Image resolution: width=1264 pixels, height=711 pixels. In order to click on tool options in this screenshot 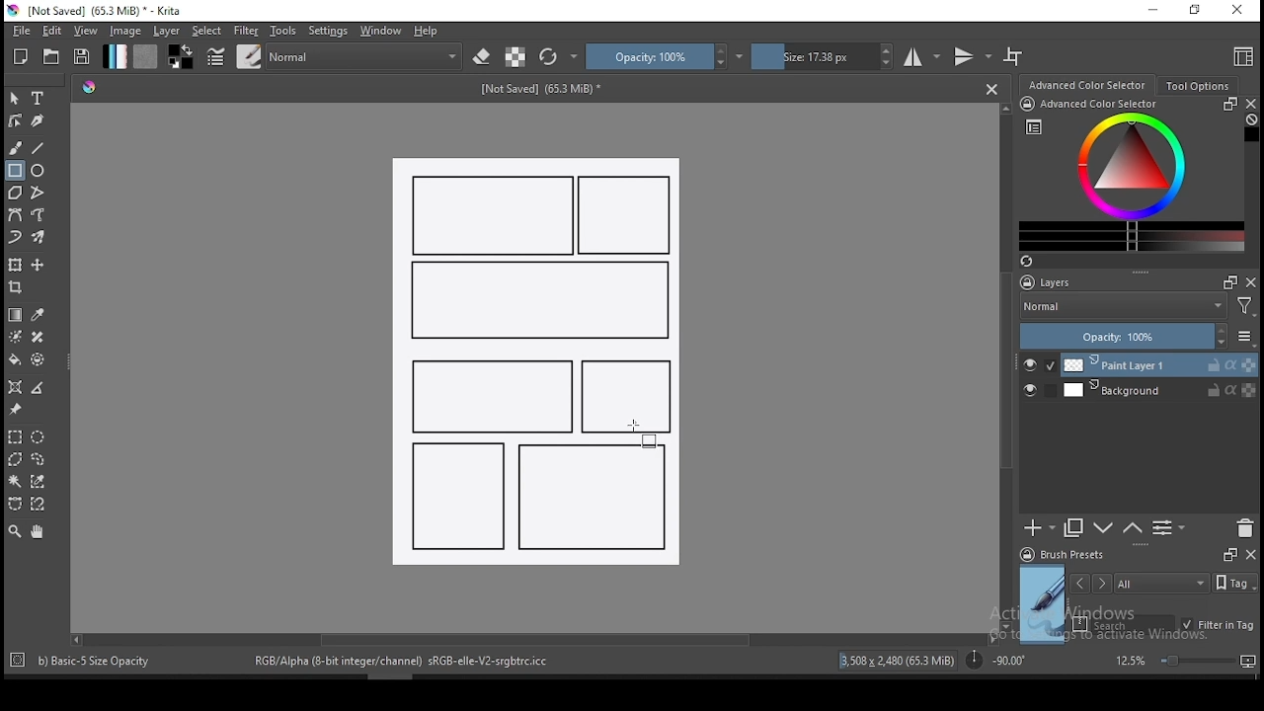, I will do `click(1199, 86)`.